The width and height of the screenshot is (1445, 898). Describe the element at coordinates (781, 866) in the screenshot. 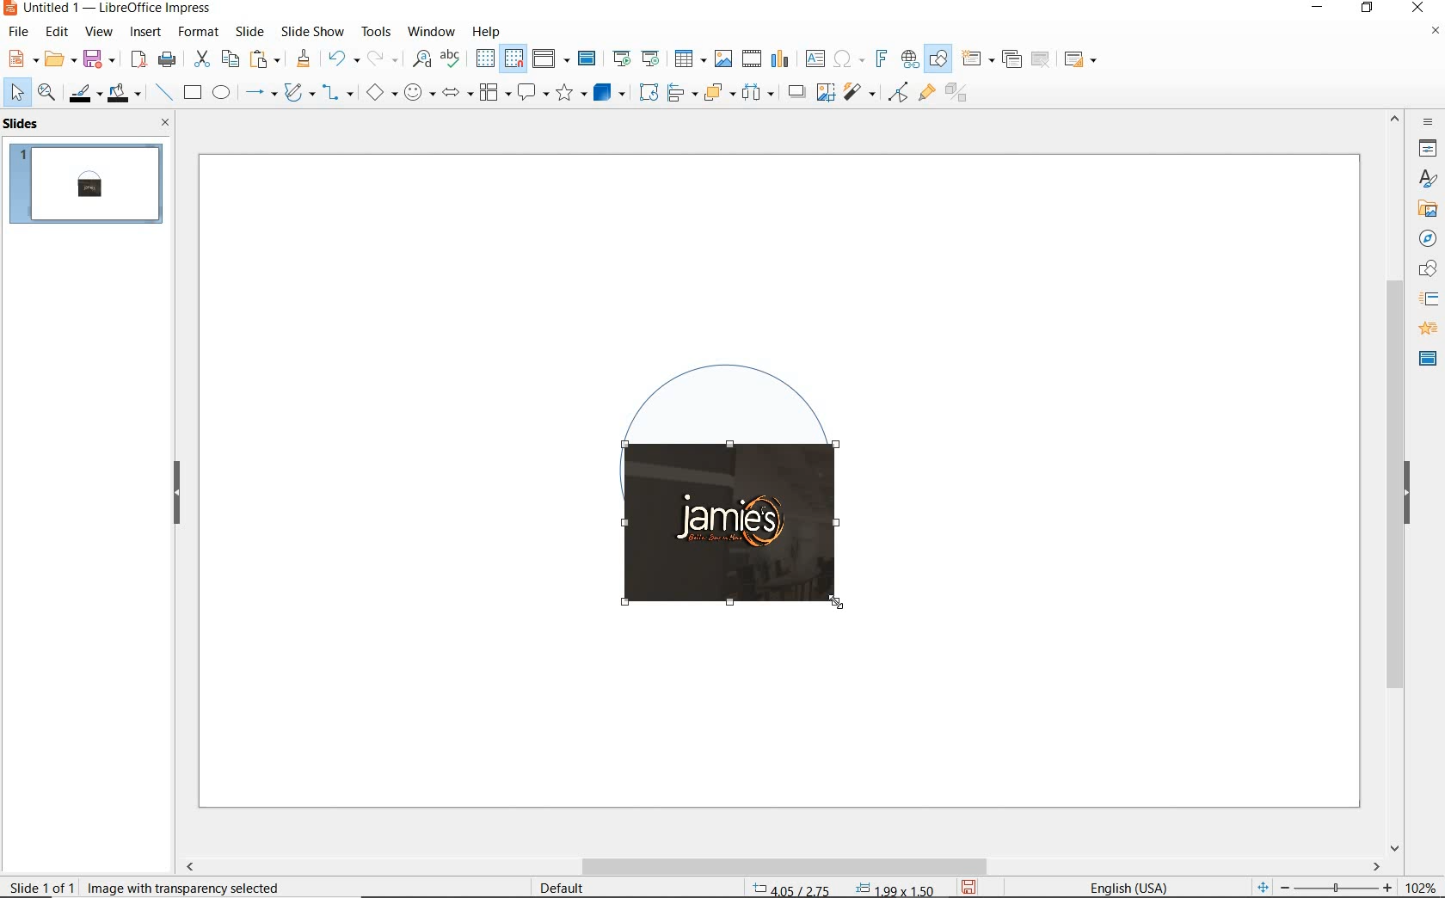

I see `scrollbar` at that location.